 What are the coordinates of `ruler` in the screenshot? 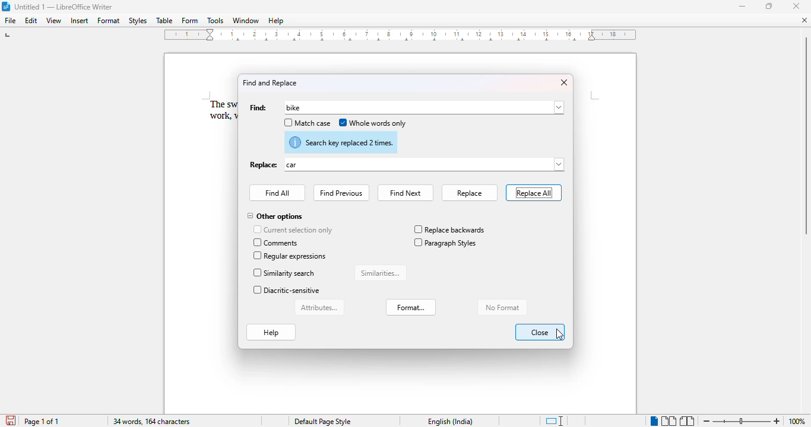 It's located at (401, 35).